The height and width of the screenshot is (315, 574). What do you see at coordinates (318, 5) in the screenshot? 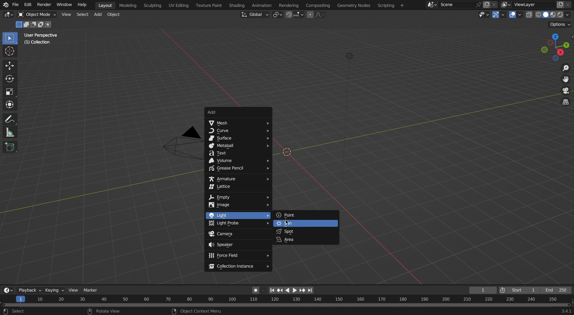
I see `Compositing` at bounding box center [318, 5].